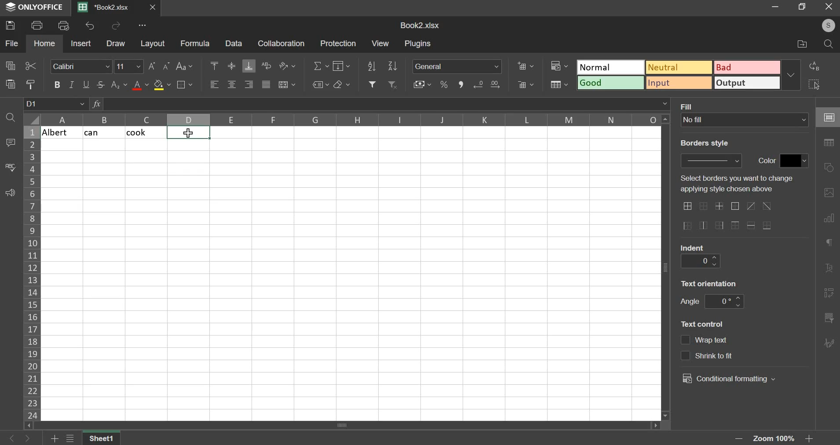 This screenshot has height=445, width=840. Describe the element at coordinates (713, 341) in the screenshot. I see `text` at that location.